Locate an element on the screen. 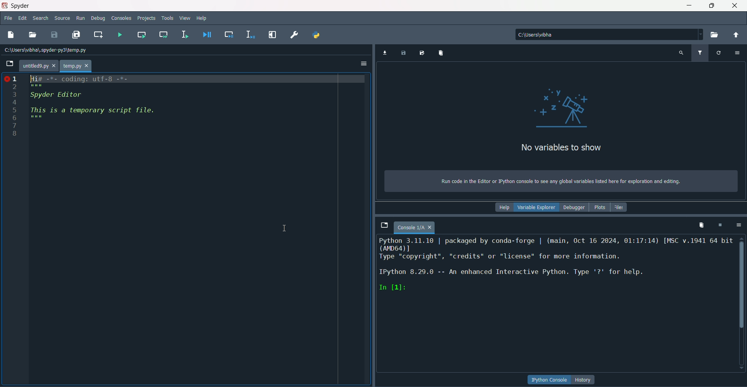 The image size is (747, 387). help is located at coordinates (204, 18).